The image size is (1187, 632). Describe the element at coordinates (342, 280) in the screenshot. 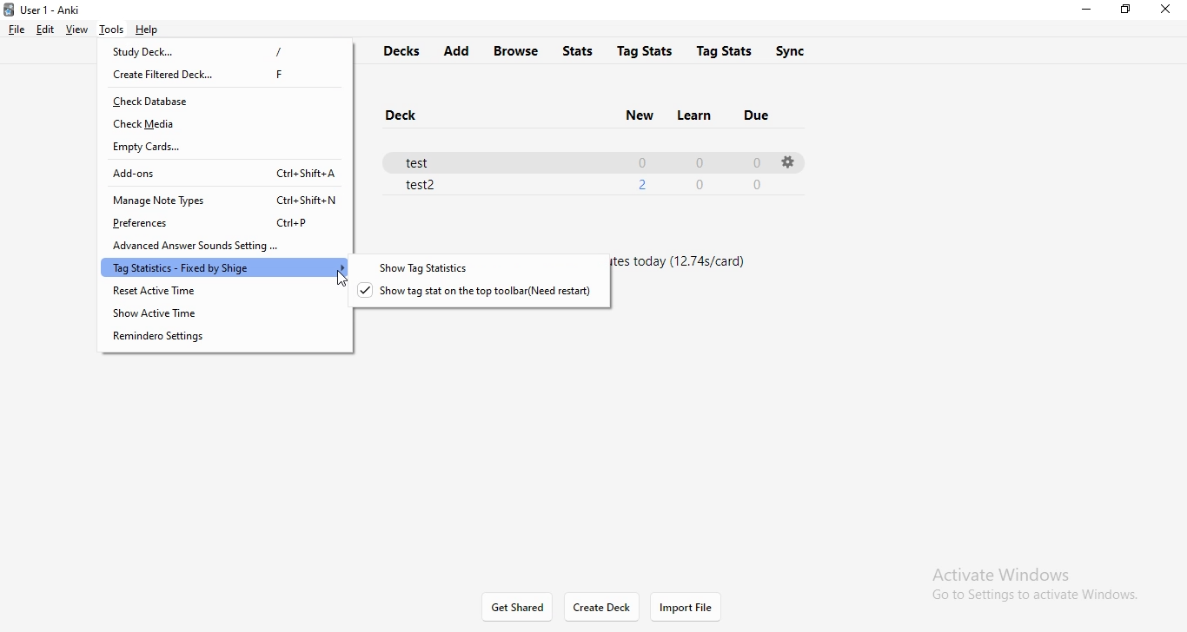

I see `cursor` at that location.